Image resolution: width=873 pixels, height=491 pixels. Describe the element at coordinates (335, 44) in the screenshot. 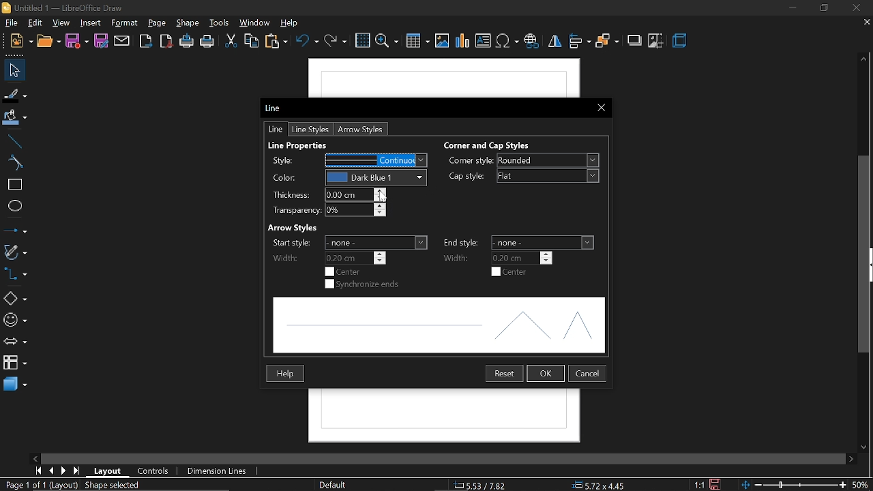

I see `redo` at that location.